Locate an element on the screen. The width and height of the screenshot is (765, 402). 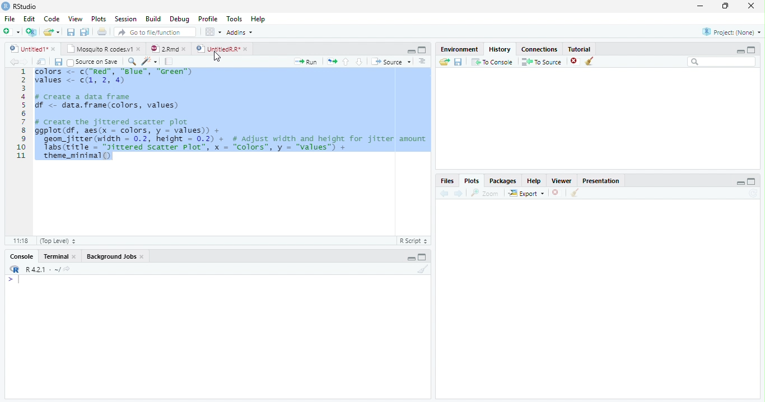
Maximize is located at coordinates (752, 50).